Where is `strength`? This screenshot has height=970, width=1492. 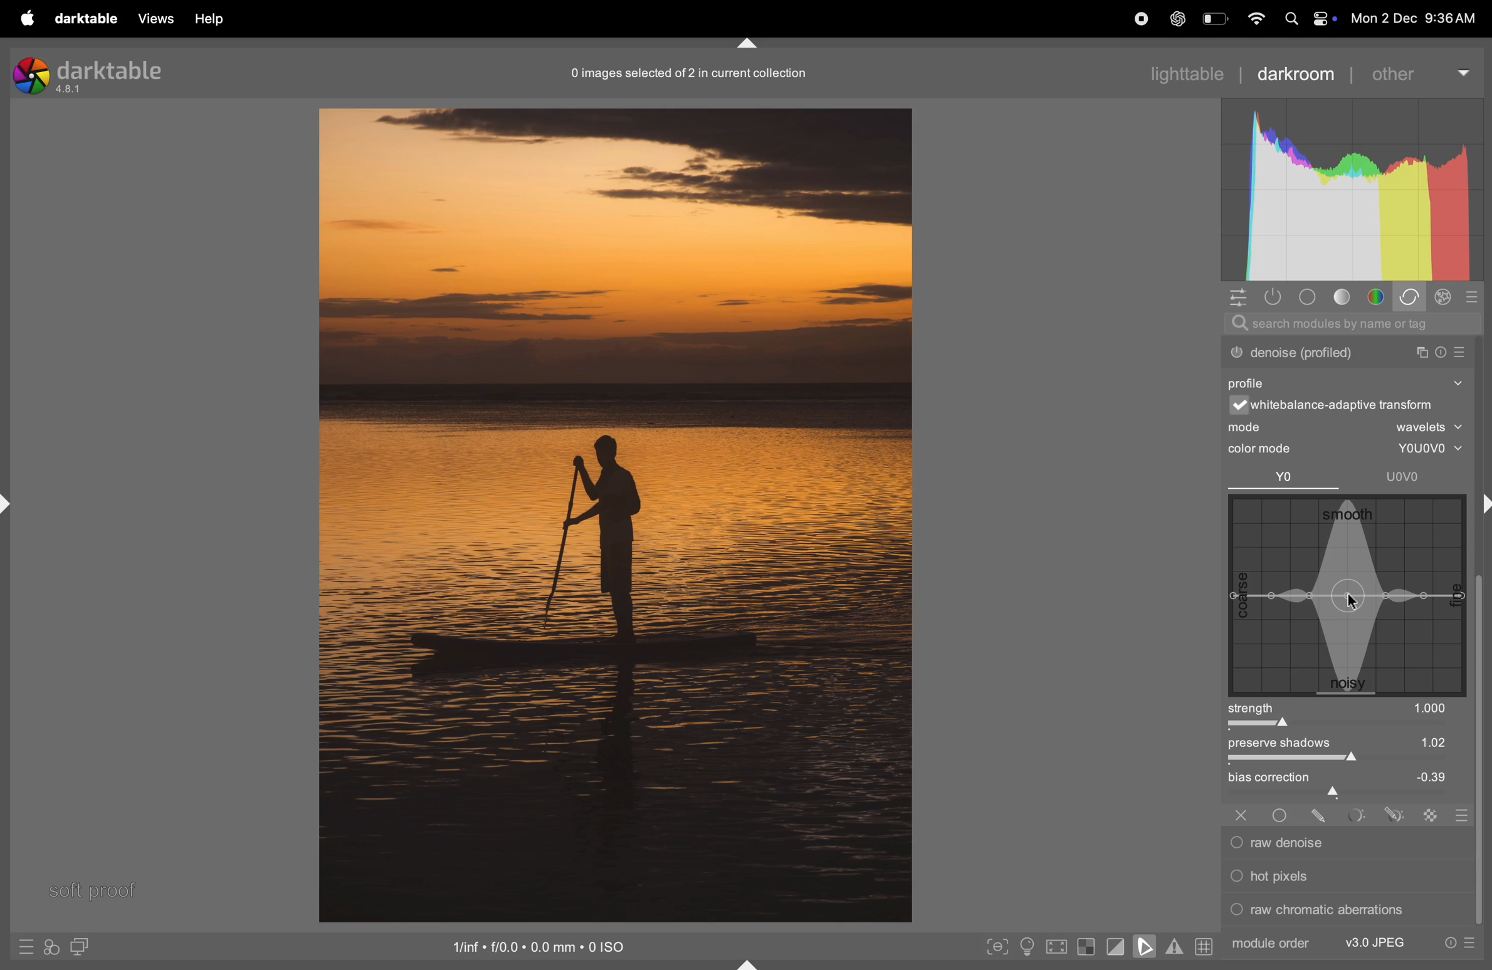
strength is located at coordinates (1254, 707).